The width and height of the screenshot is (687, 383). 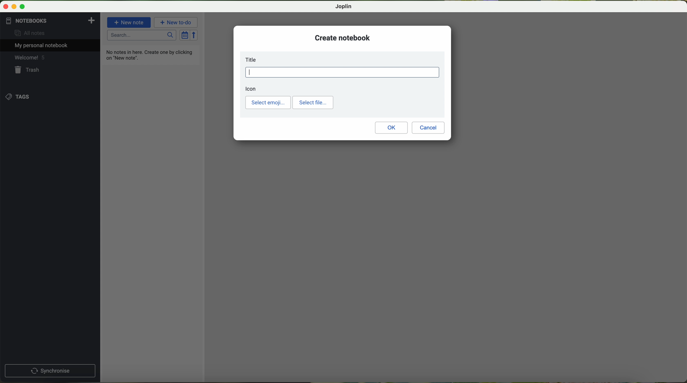 What do you see at coordinates (313, 103) in the screenshot?
I see `select file` at bounding box center [313, 103].